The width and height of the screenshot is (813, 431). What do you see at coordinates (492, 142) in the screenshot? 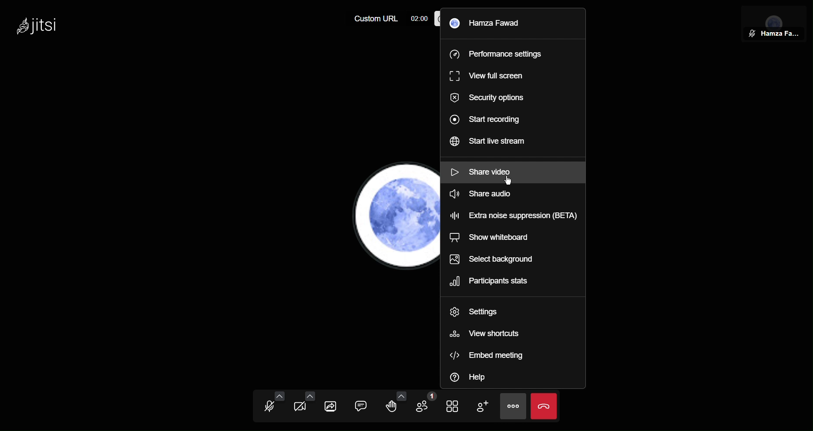
I see `Start live stream` at bounding box center [492, 142].